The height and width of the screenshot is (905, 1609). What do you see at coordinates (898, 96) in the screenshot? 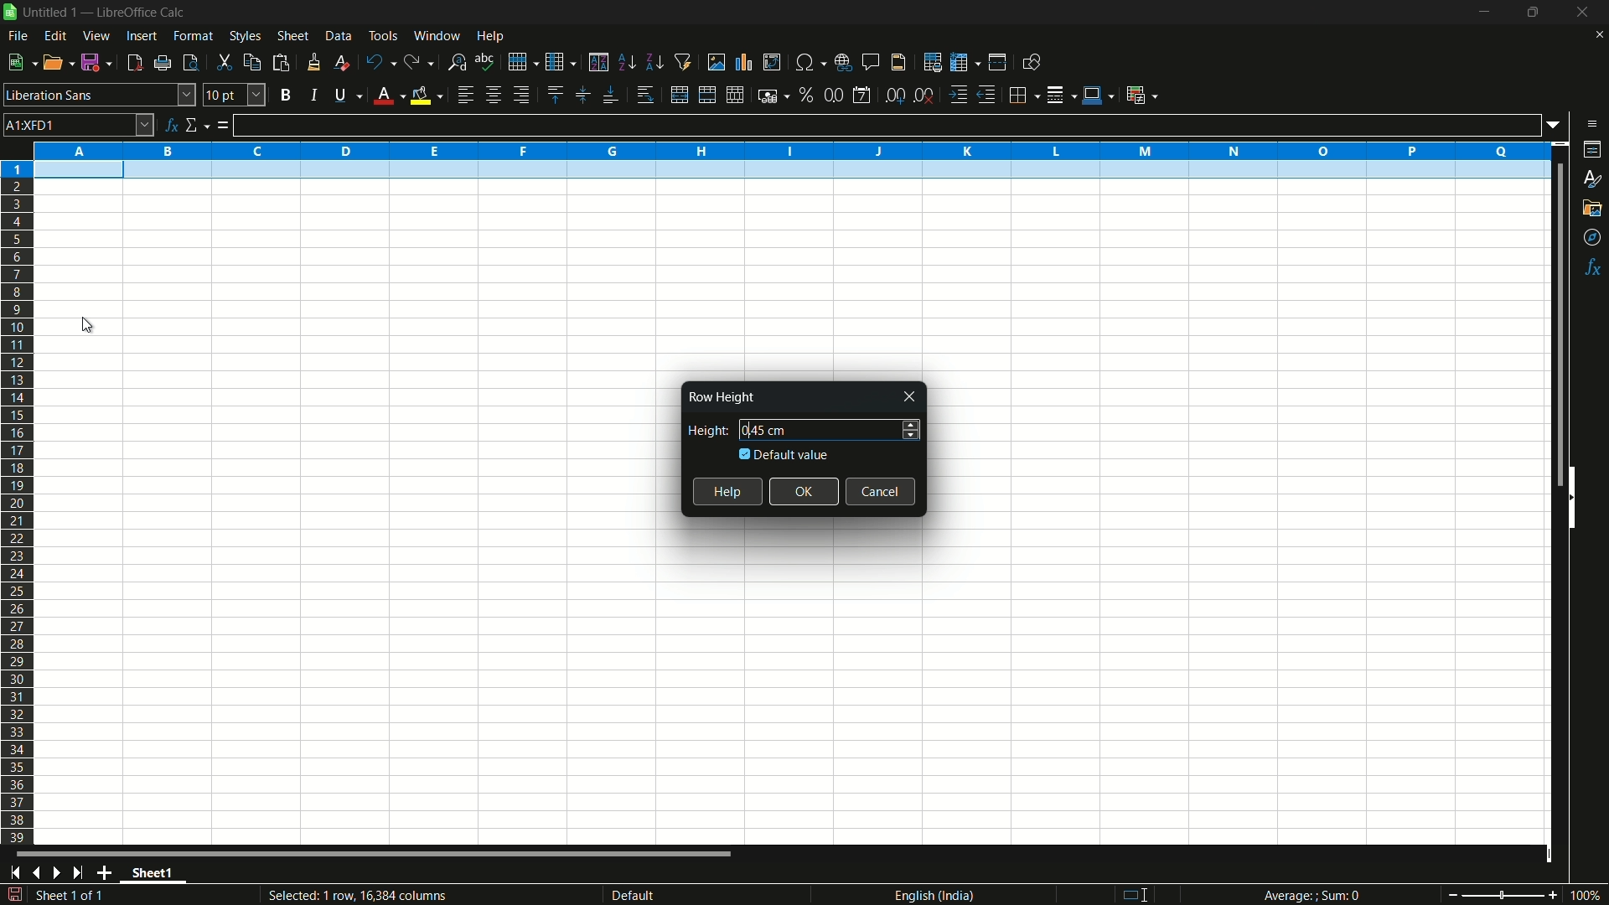
I see `add decimal place` at bounding box center [898, 96].